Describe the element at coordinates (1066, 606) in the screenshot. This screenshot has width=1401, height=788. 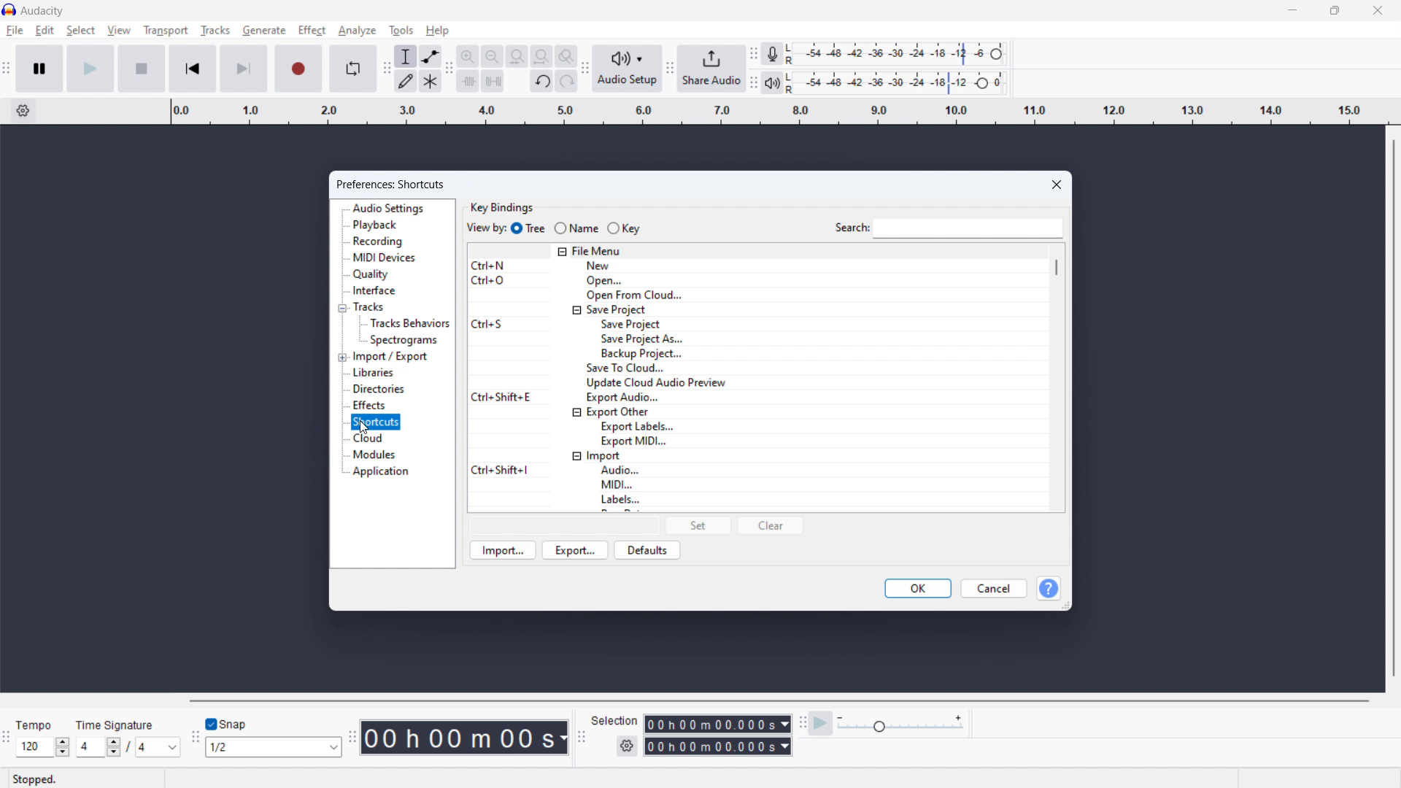
I see `resize` at that location.